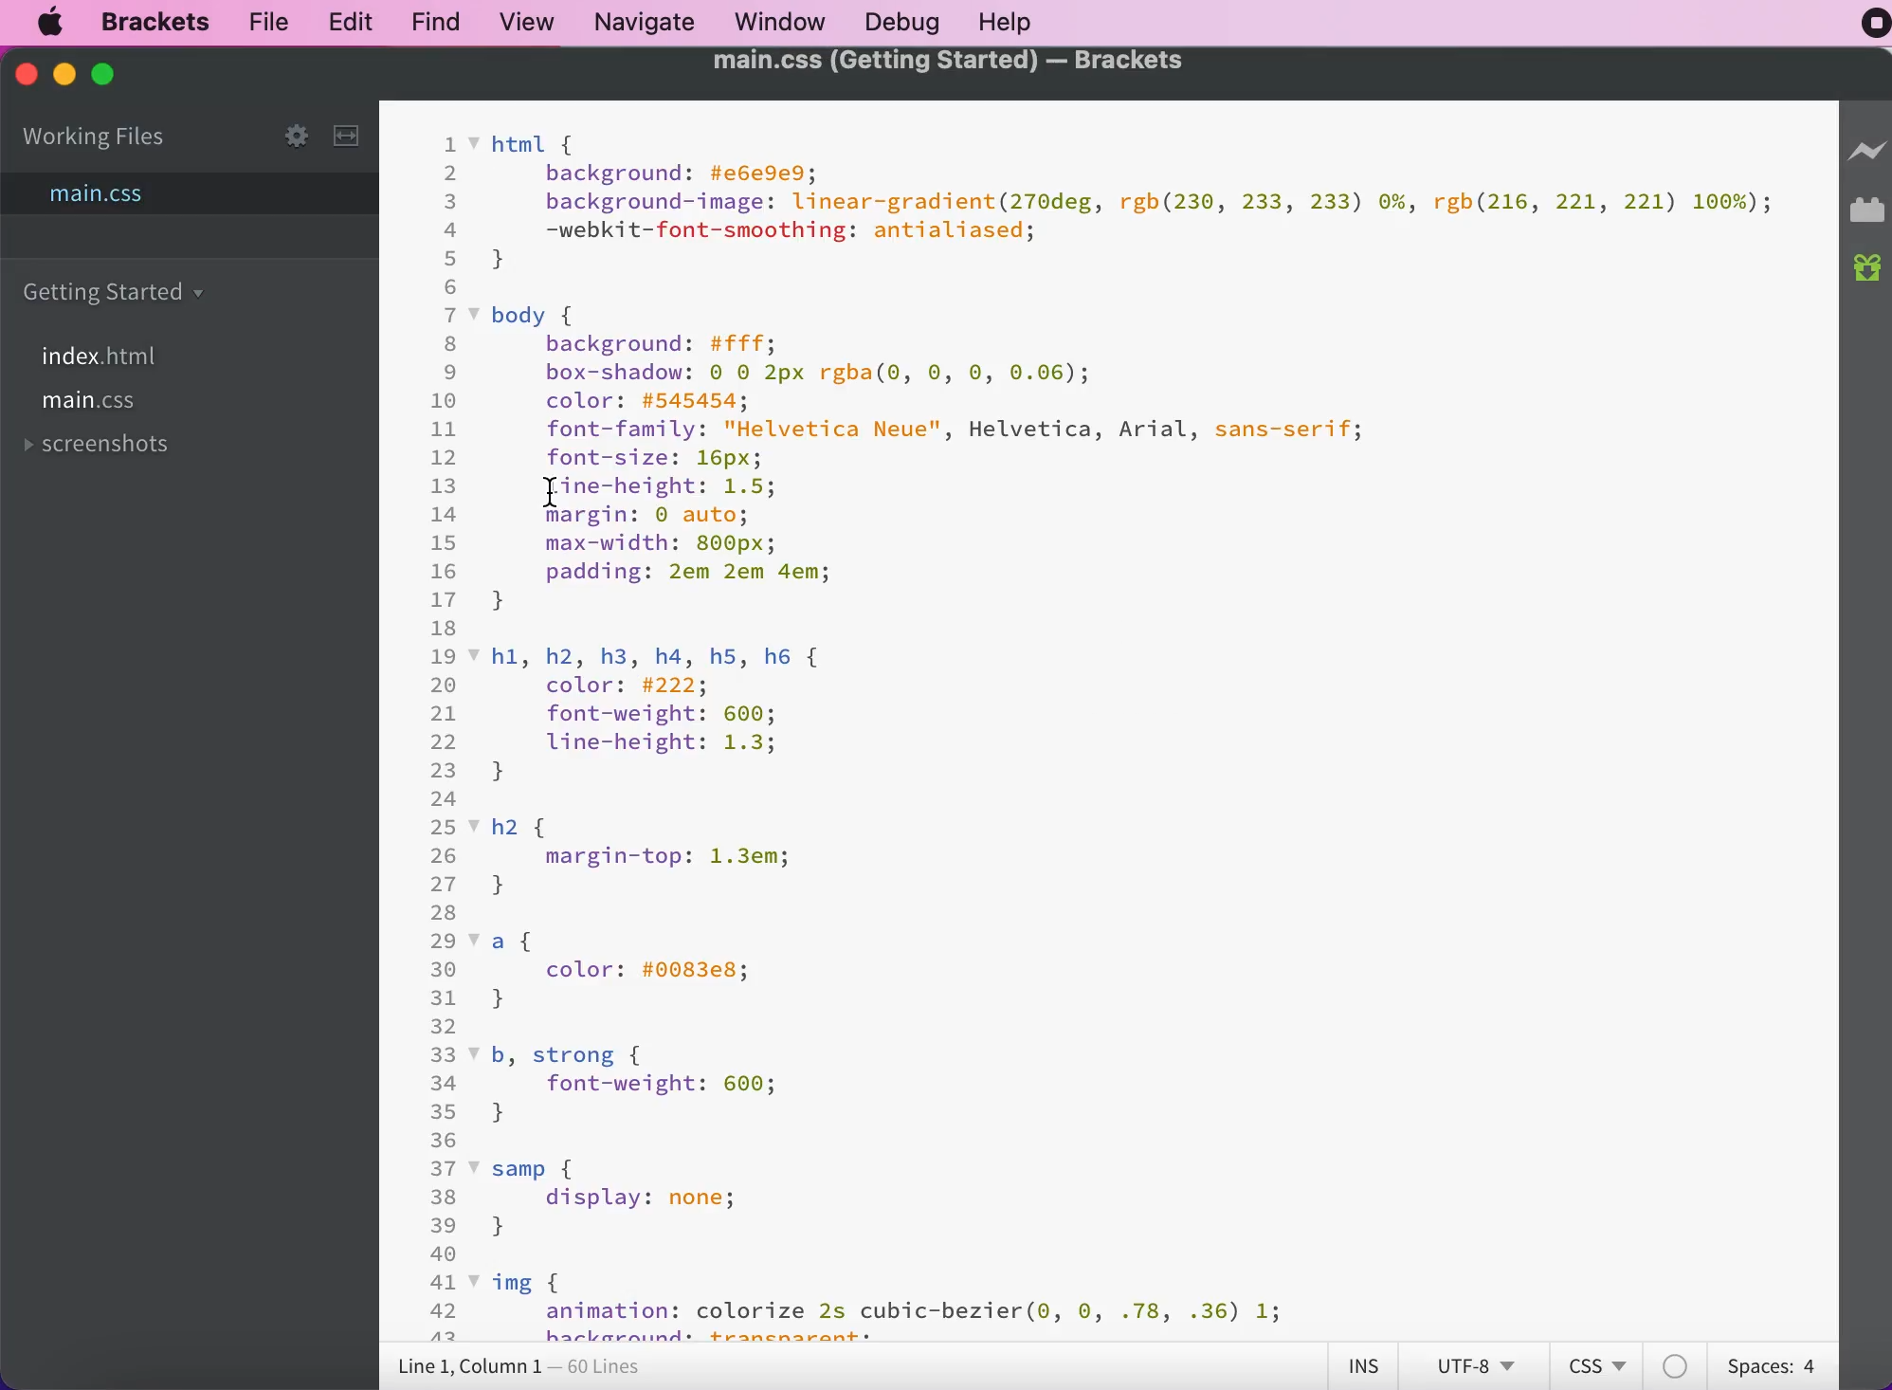 The height and width of the screenshot is (1390, 1892). I want to click on 8, so click(449, 344).